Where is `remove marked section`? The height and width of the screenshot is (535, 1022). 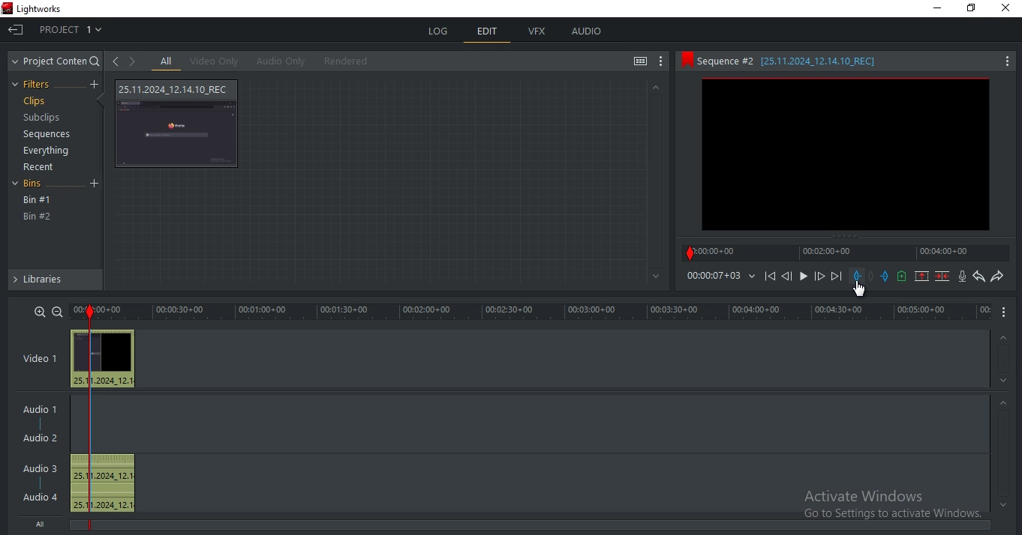 remove marked section is located at coordinates (922, 276).